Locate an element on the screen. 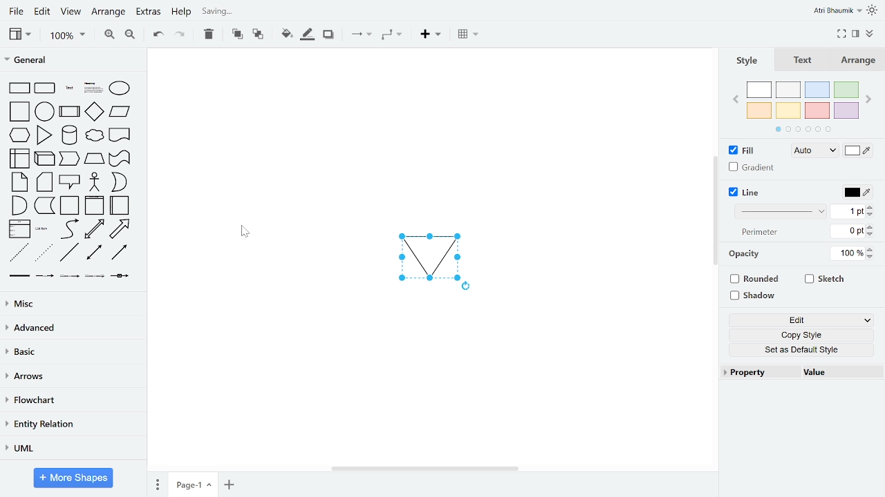 The image size is (885, 497). undo is located at coordinates (156, 35).